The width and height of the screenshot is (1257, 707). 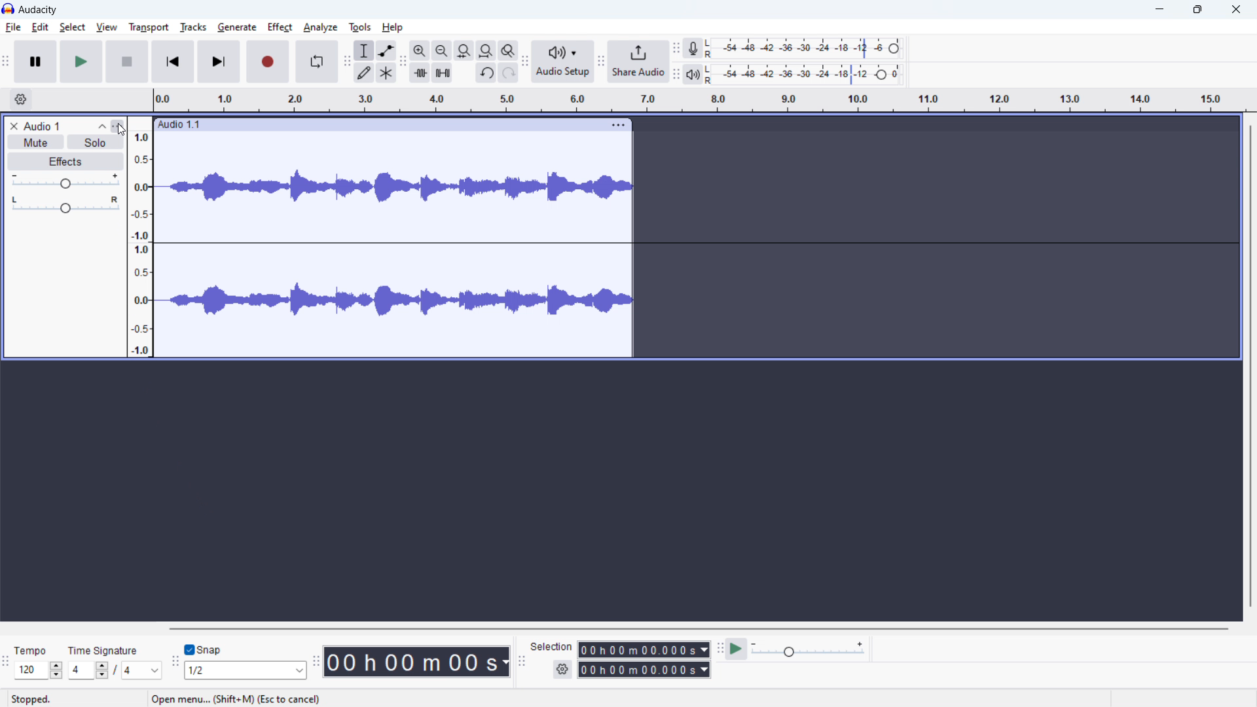 I want to click on play, so click(x=82, y=62).